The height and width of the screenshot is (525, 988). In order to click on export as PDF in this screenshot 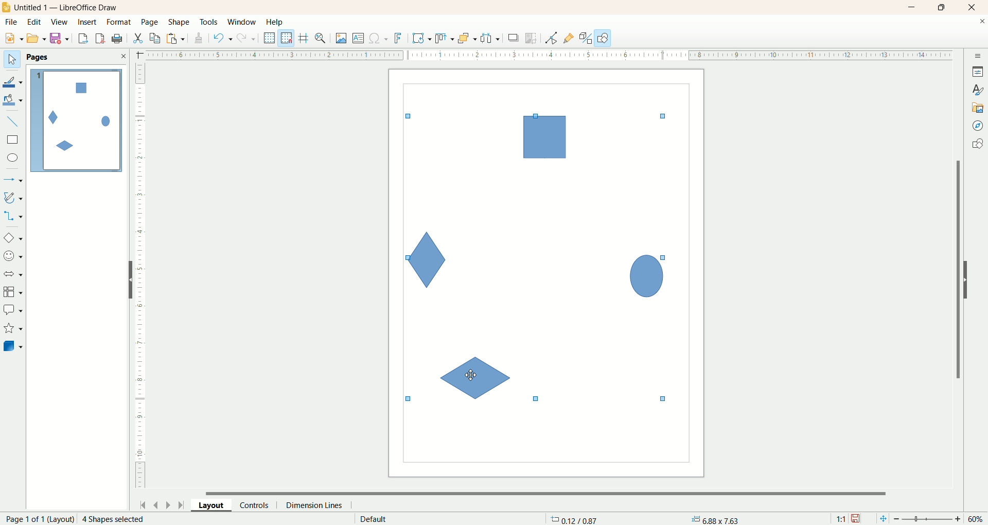, I will do `click(118, 39)`.